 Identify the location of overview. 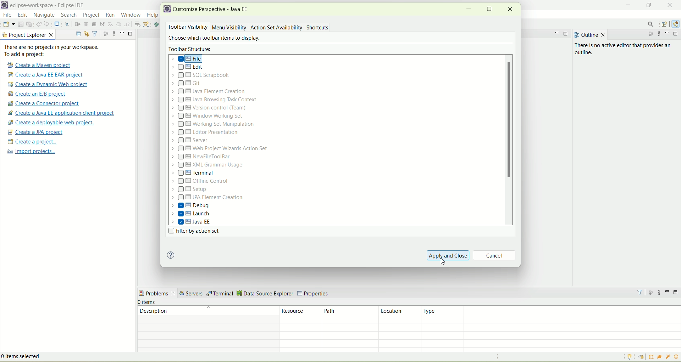
(653, 357).